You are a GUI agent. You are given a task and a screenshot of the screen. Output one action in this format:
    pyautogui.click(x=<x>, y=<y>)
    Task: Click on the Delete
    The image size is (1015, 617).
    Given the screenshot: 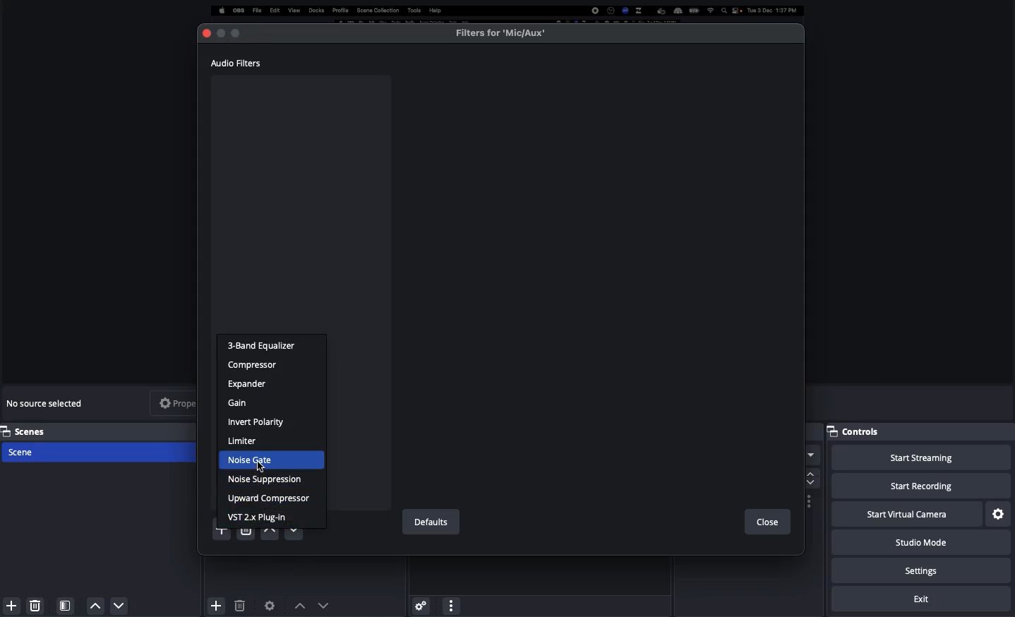 What is the action you would take?
    pyautogui.click(x=35, y=603)
    